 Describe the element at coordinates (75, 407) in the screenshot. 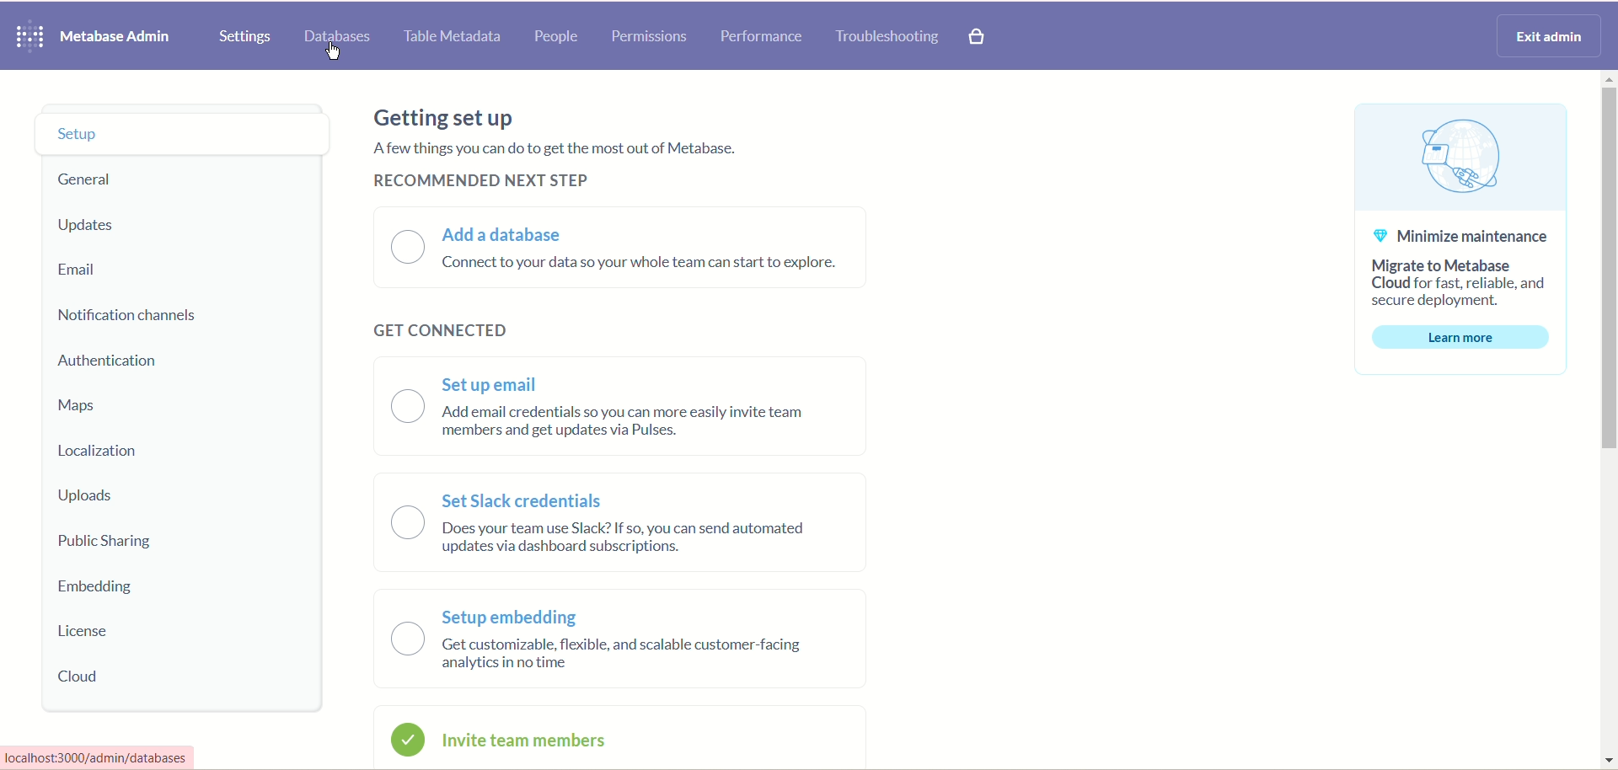

I see `maps` at that location.